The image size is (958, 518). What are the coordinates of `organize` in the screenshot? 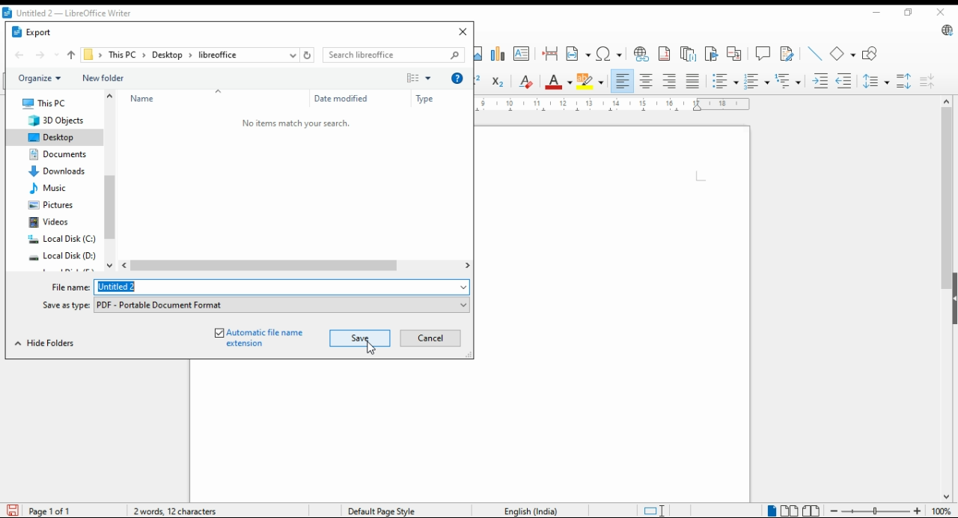 It's located at (40, 77).